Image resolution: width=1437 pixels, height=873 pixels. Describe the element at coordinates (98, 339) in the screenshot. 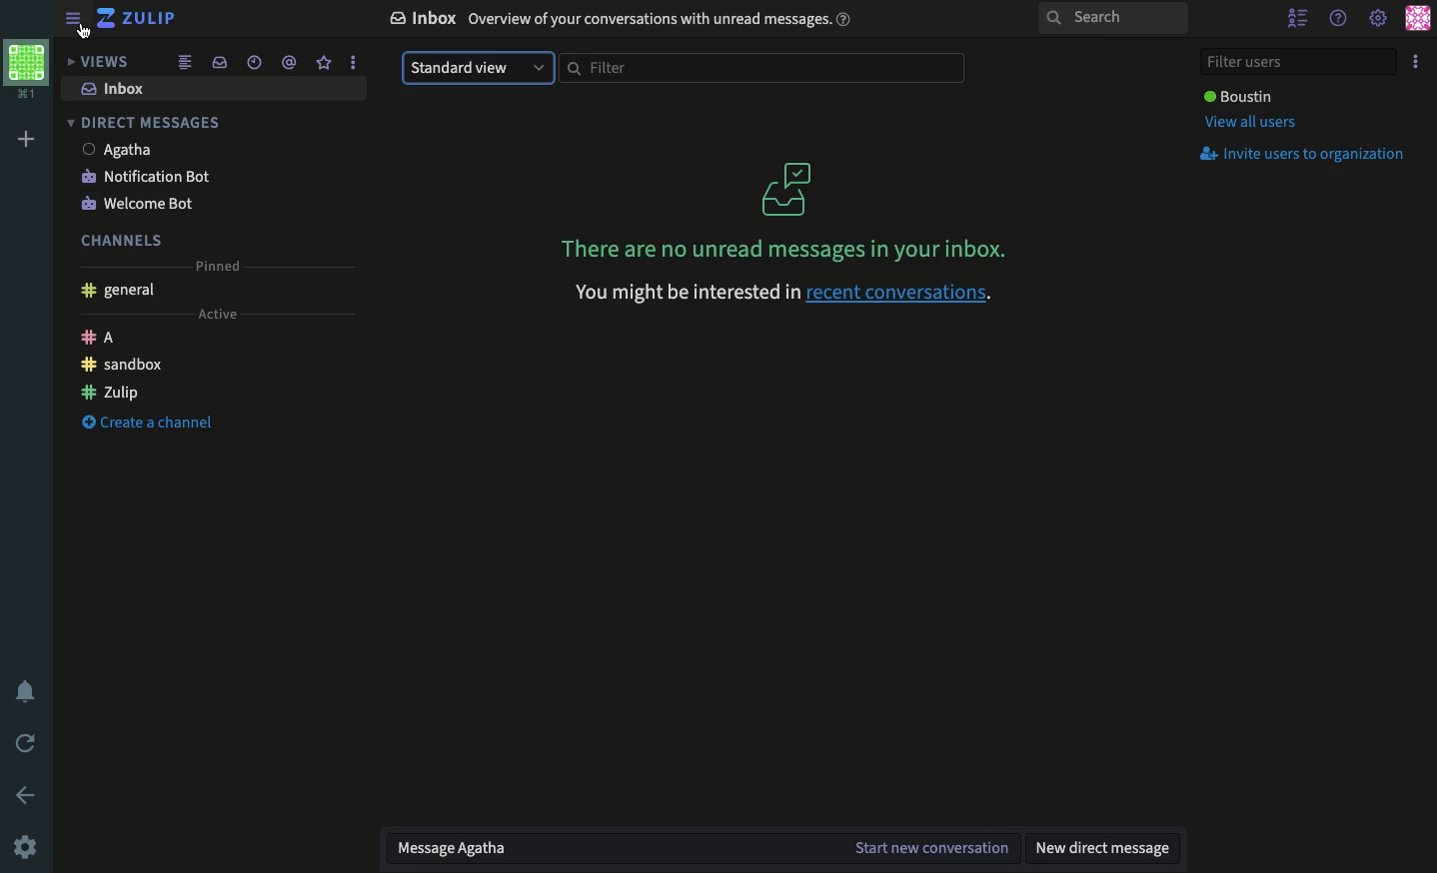

I see `A` at that location.